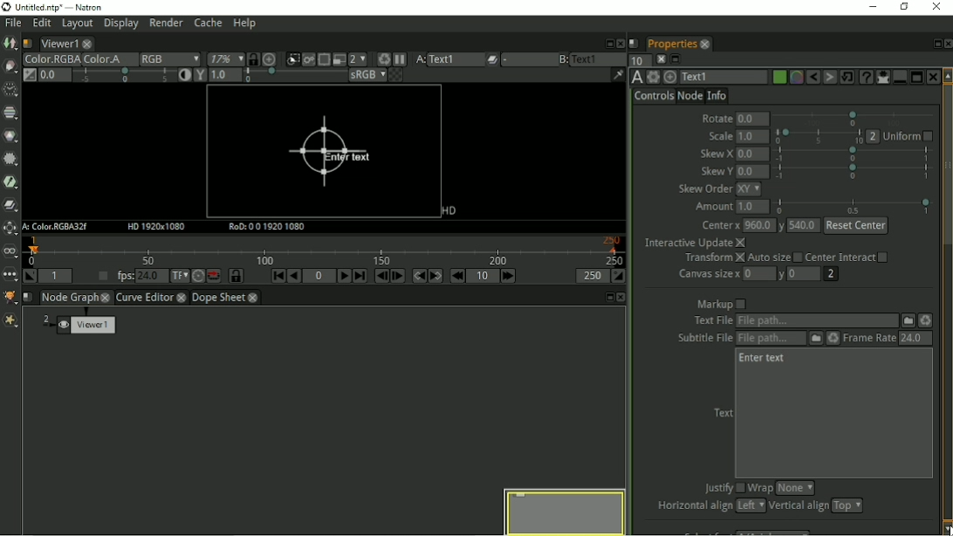  What do you see at coordinates (10, 321) in the screenshot?
I see `Extra` at bounding box center [10, 321].